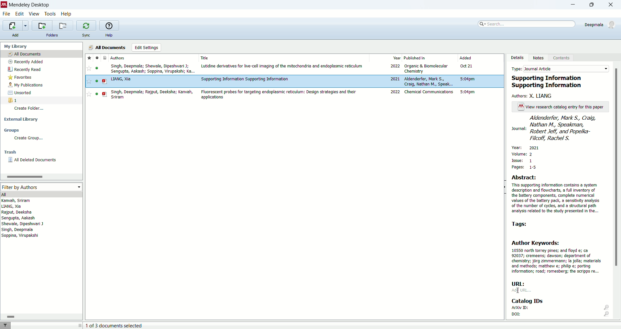  What do you see at coordinates (86, 25) in the screenshot?
I see `synchronize library with mendeley web` at bounding box center [86, 25].